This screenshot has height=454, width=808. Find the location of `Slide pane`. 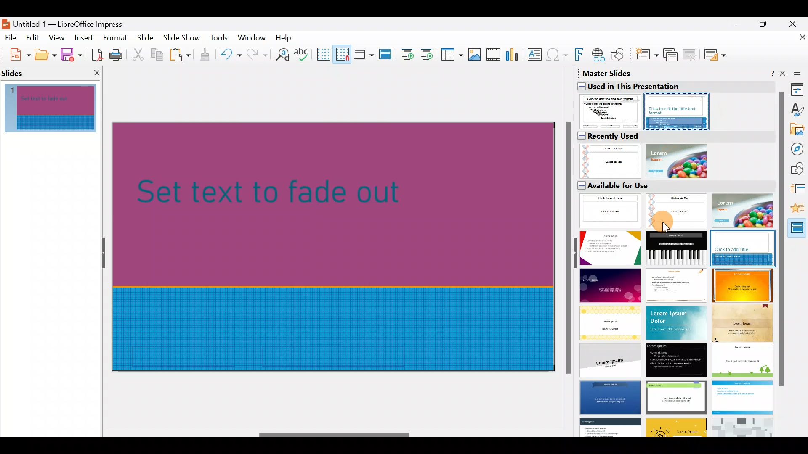

Slide pane is located at coordinates (56, 110).